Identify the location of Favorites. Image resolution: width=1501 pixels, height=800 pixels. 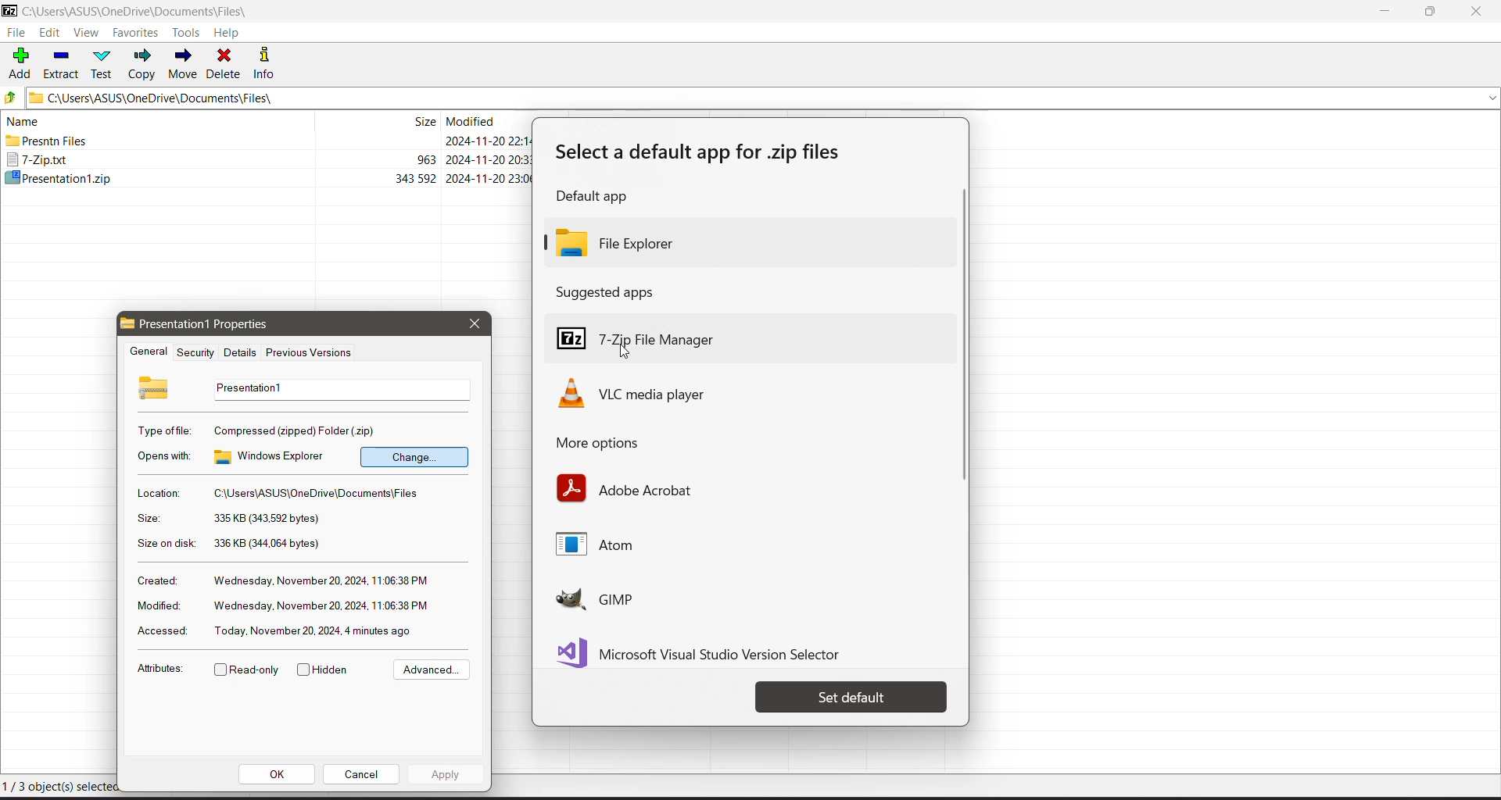
(136, 33).